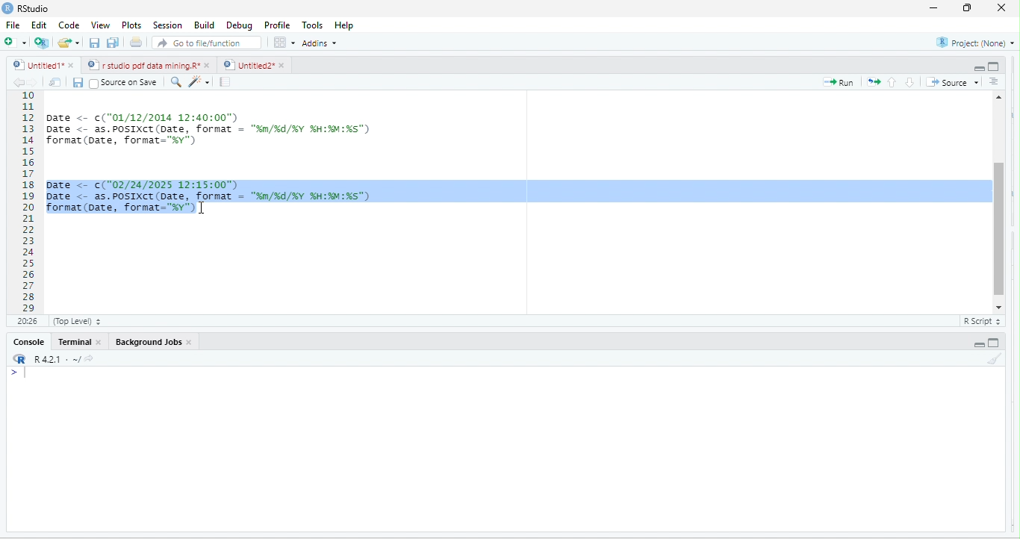 This screenshot has height=539, width=1020. What do you see at coordinates (32, 9) in the screenshot?
I see ` RStudio` at bounding box center [32, 9].